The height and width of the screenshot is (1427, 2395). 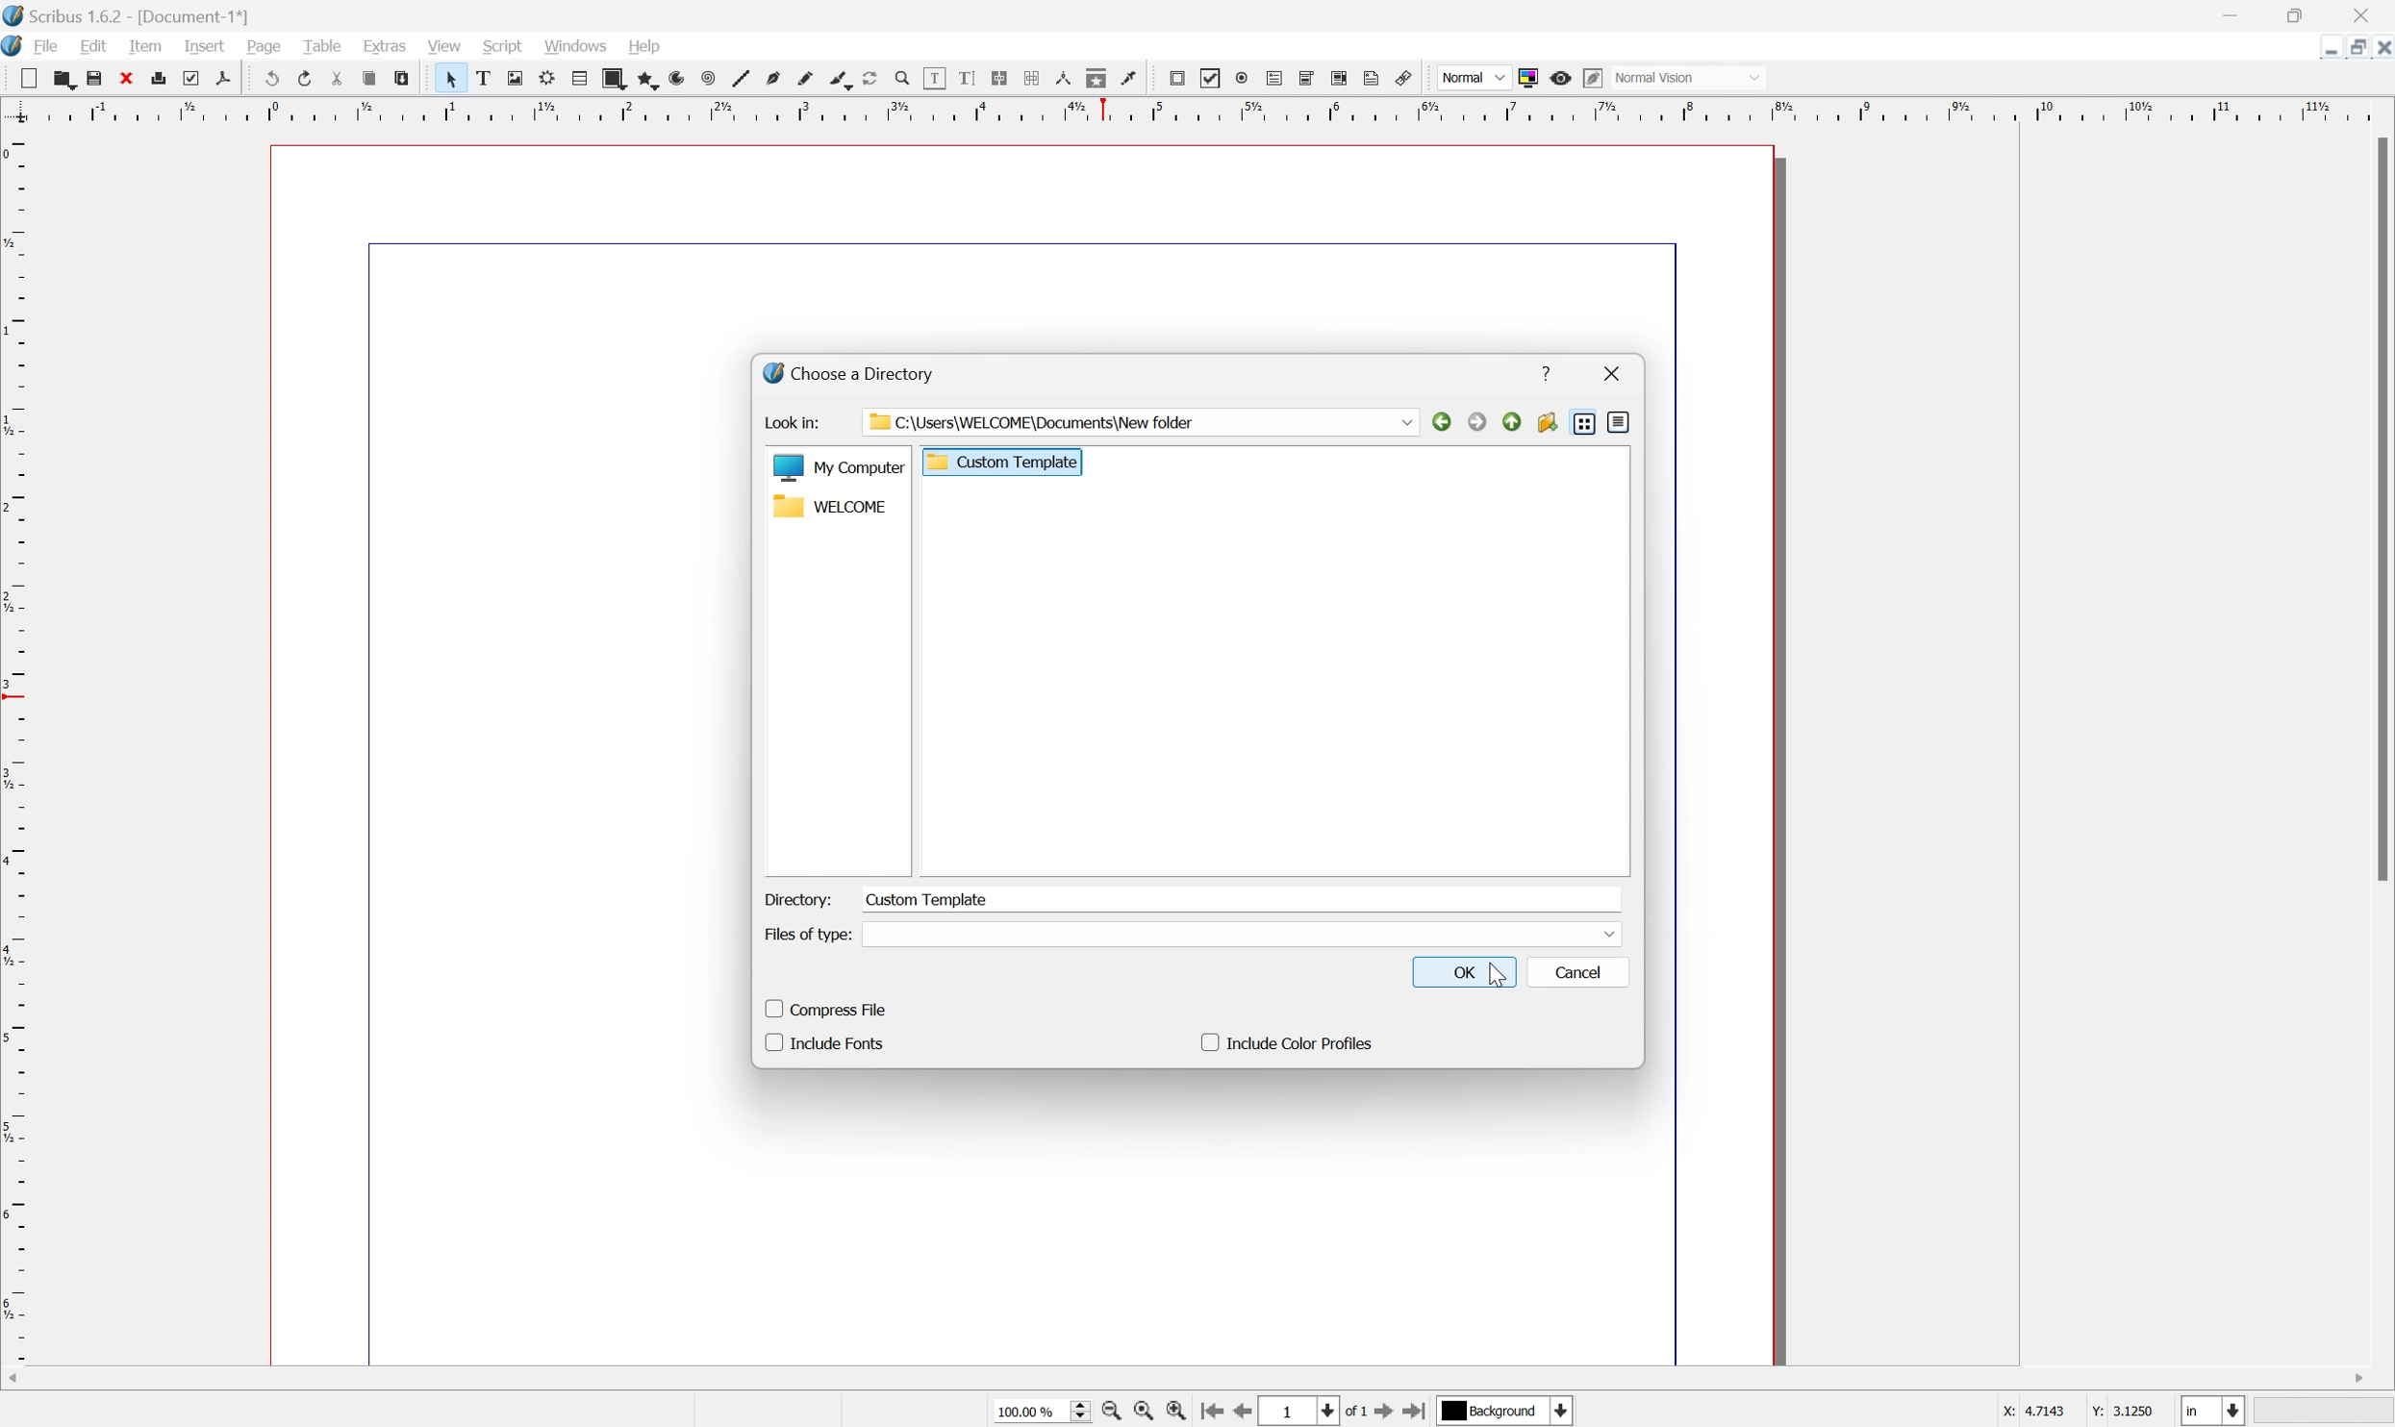 What do you see at coordinates (205, 47) in the screenshot?
I see `insert` at bounding box center [205, 47].